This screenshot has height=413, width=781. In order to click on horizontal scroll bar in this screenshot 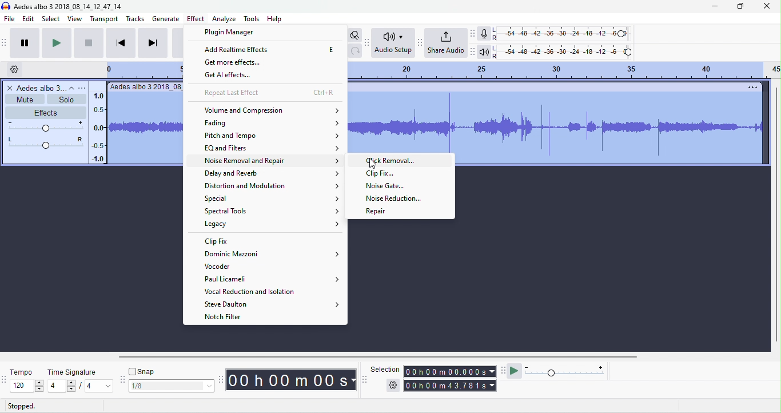, I will do `click(368, 358)`.